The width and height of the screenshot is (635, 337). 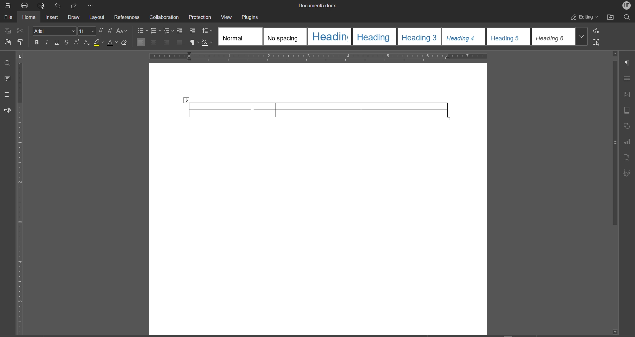 What do you see at coordinates (251, 17) in the screenshot?
I see `Plugins` at bounding box center [251, 17].